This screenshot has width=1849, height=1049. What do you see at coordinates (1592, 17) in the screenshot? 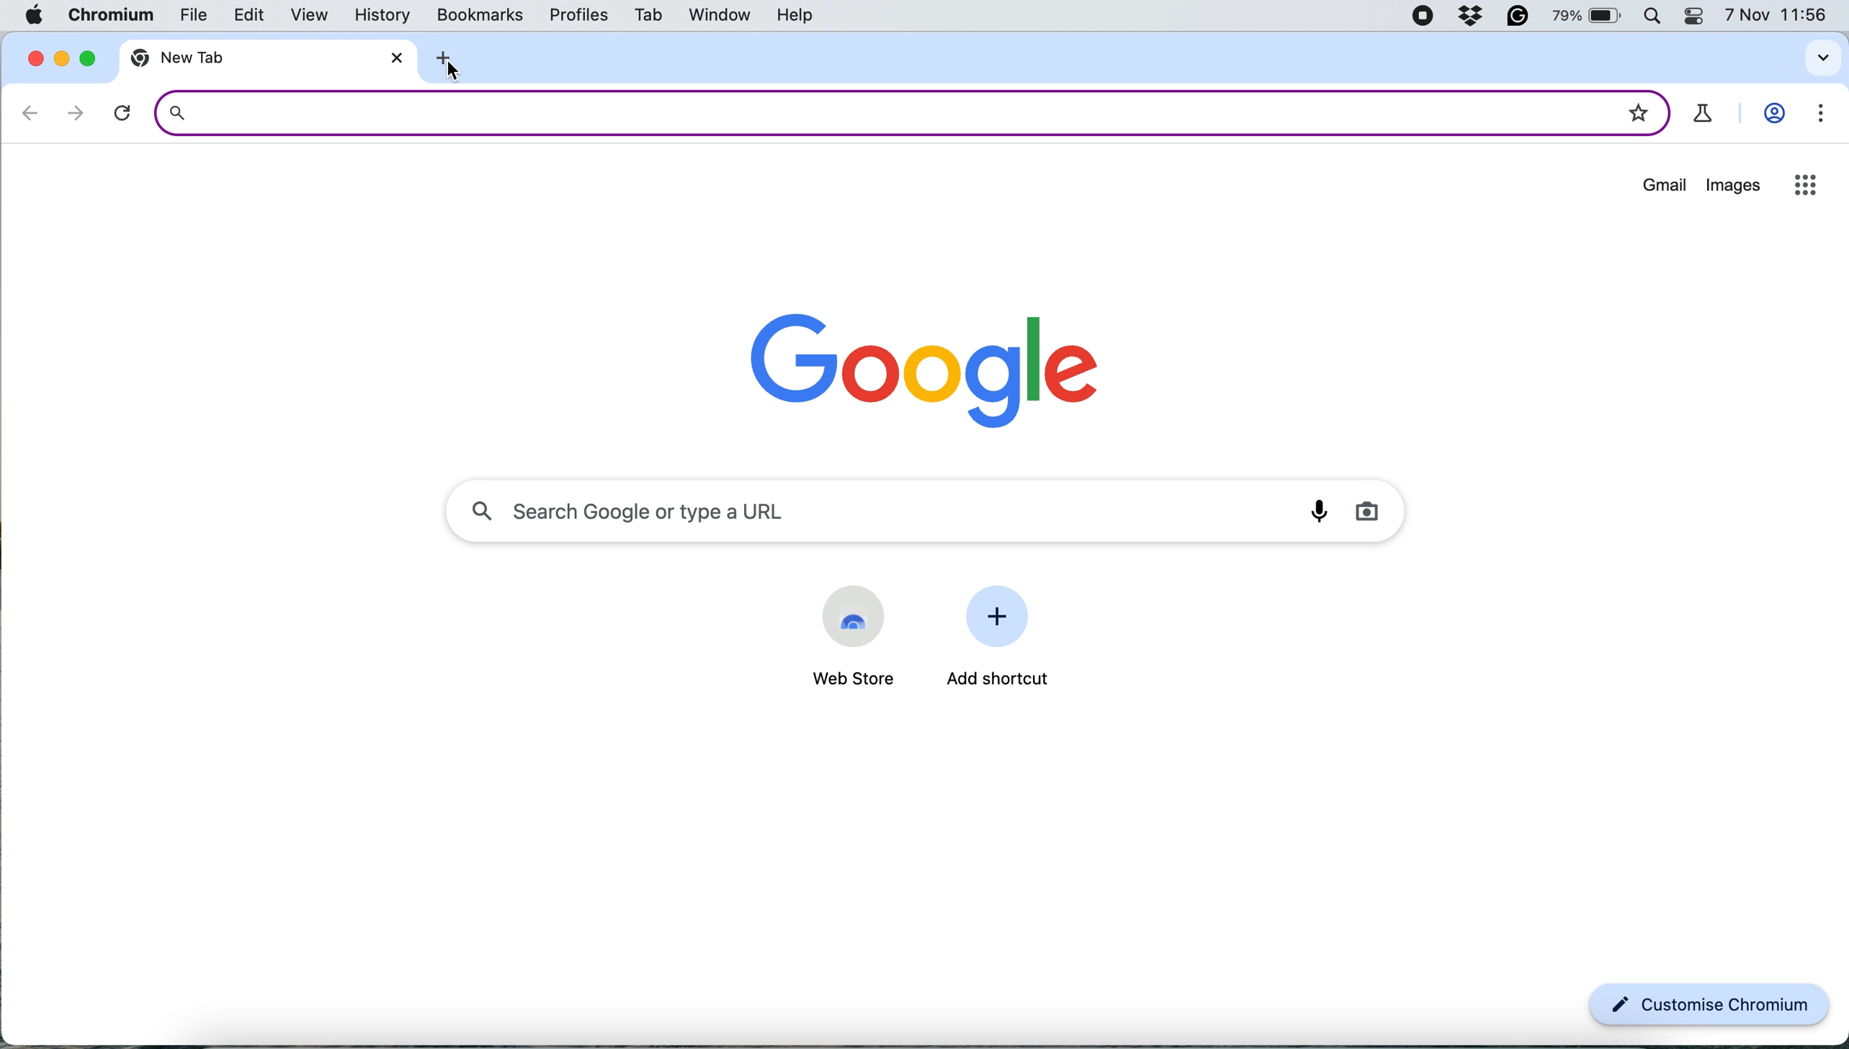
I see `battery` at bounding box center [1592, 17].